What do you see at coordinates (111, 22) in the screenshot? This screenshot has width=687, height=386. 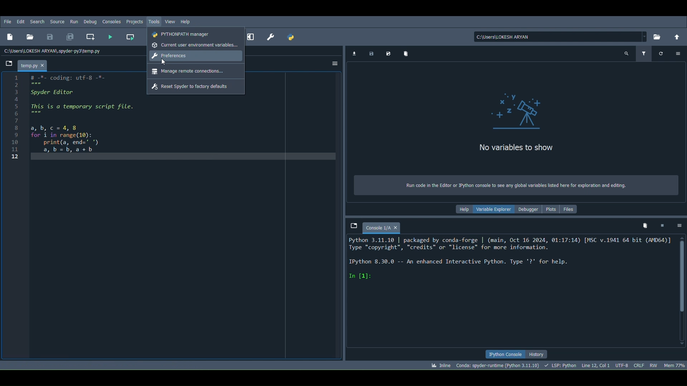 I see `Consoles` at bounding box center [111, 22].